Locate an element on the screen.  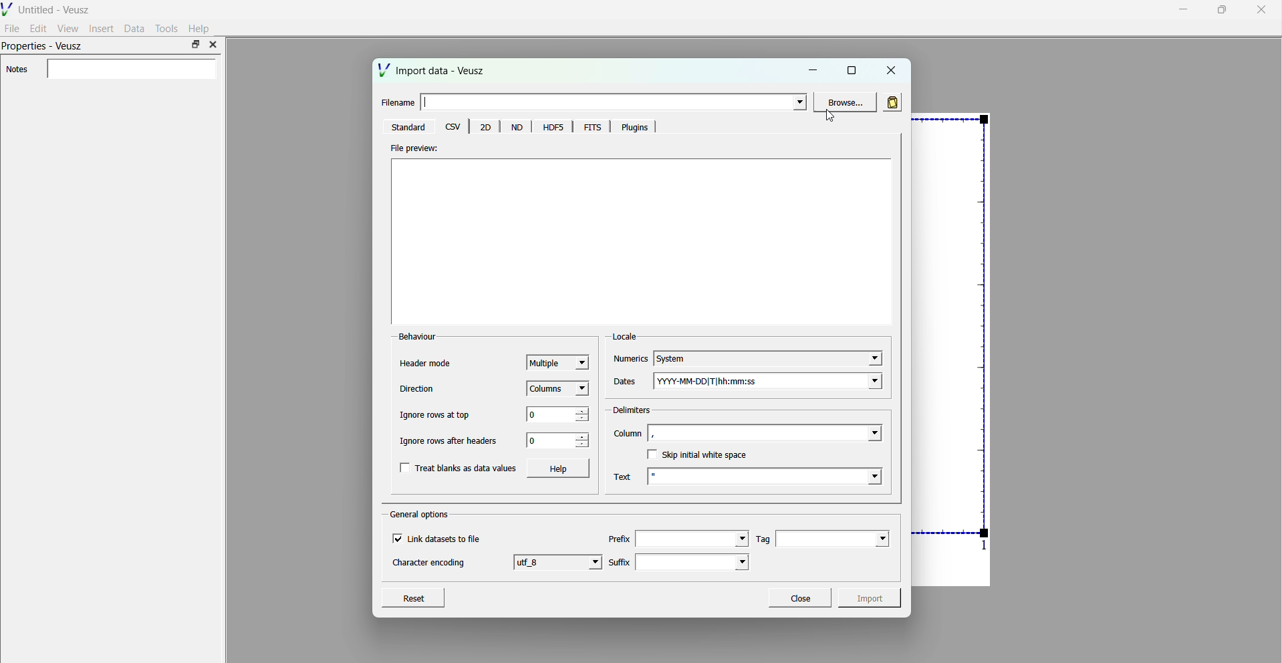
0 is located at coordinates (548, 414).